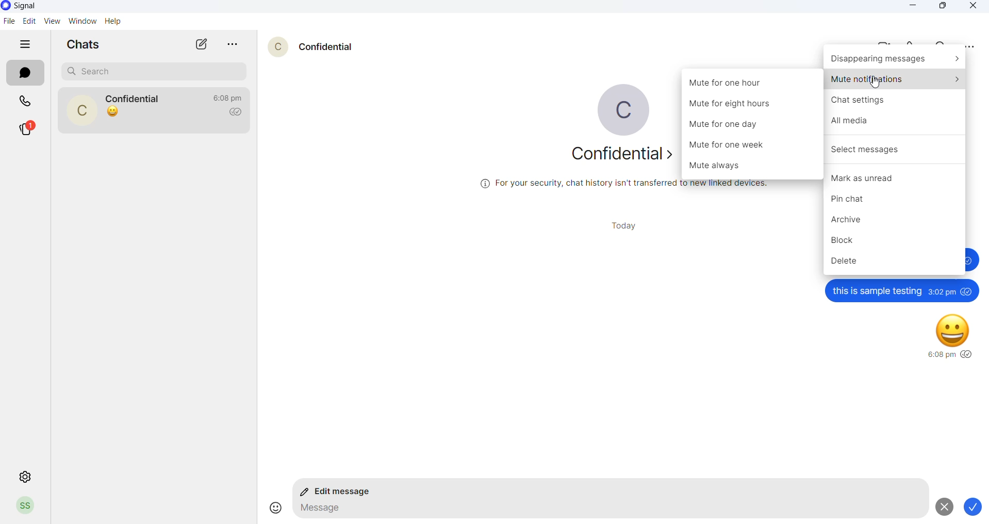  What do you see at coordinates (49, 21) in the screenshot?
I see `view` at bounding box center [49, 21].